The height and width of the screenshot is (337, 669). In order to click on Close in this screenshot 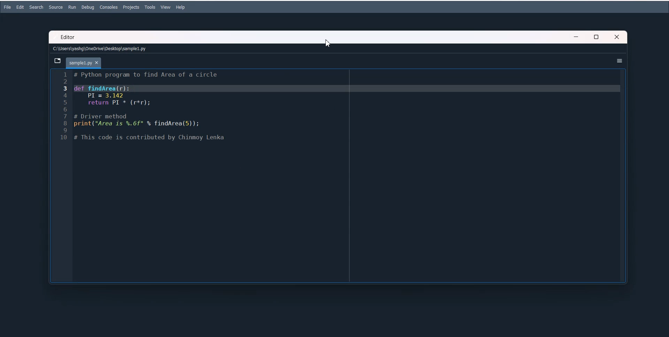, I will do `click(618, 37)`.